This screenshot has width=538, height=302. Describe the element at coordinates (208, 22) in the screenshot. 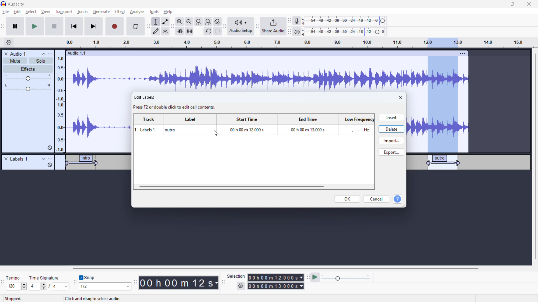

I see `set project to width` at that location.